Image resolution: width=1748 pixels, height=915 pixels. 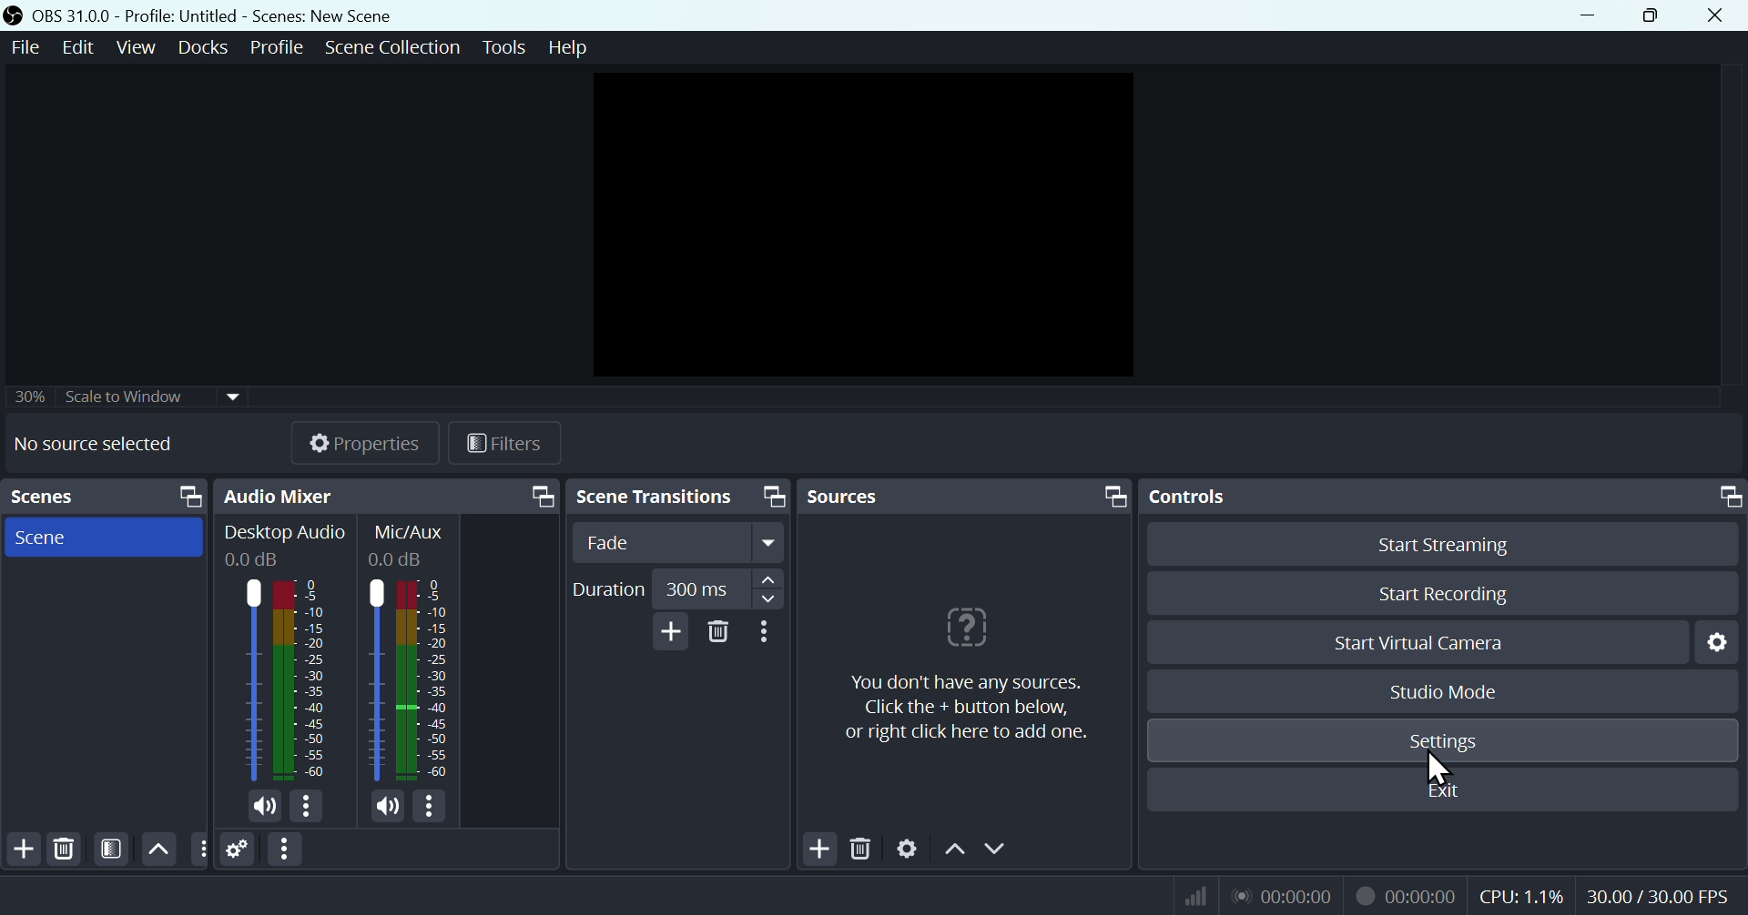 I want to click on , so click(x=199, y=850).